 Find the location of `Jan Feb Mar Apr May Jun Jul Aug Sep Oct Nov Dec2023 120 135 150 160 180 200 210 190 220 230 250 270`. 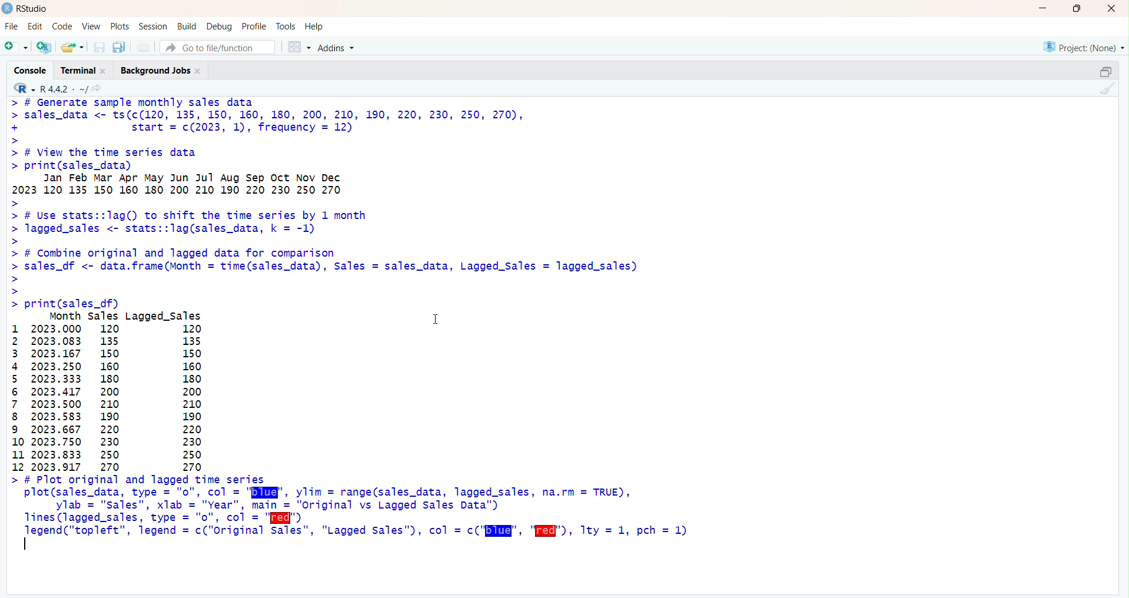

Jan Feb Mar Apr May Jun Jul Aug Sep Oct Nov Dec2023 120 135 150 160 180 200 210 190 220 230 250 270 is located at coordinates (294, 185).